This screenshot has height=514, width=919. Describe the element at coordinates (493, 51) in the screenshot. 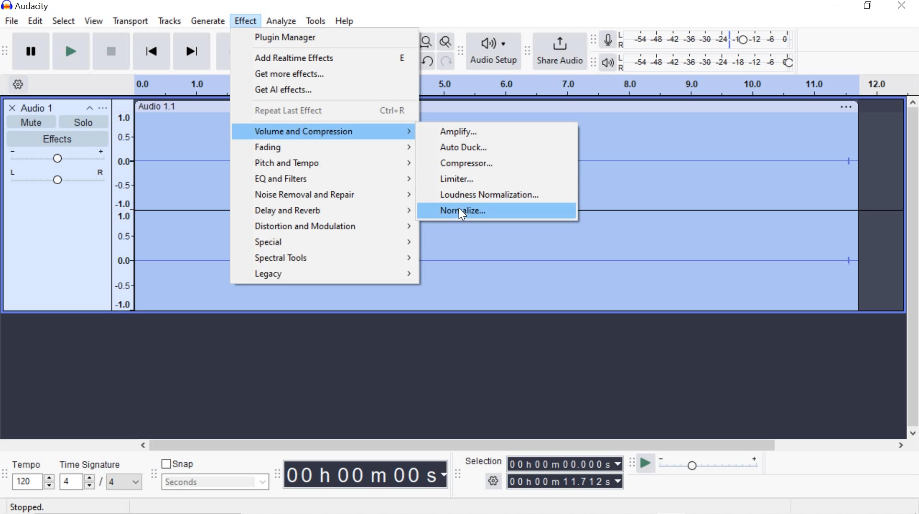

I see `Audio setup` at that location.